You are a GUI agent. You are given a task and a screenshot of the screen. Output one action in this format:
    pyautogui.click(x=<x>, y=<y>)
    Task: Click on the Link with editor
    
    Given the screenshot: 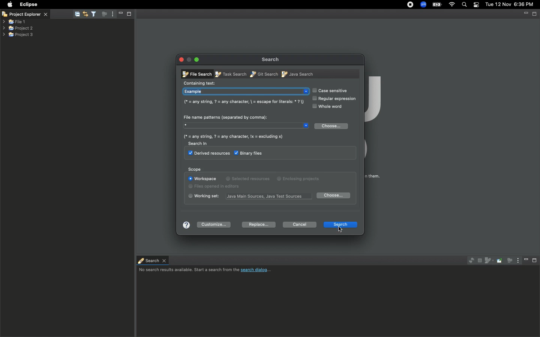 What is the action you would take?
    pyautogui.click(x=469, y=260)
    